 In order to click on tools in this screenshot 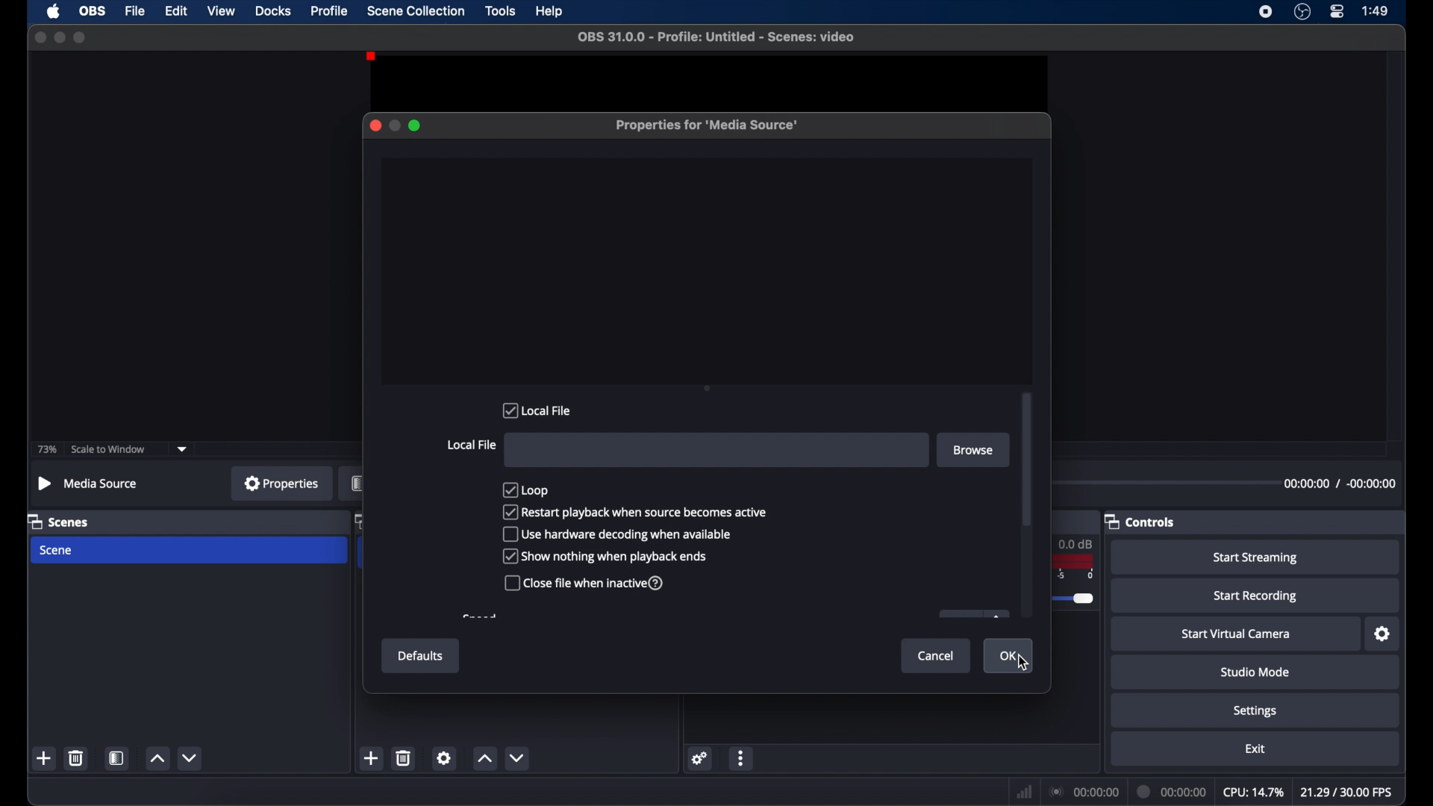, I will do `click(502, 11)`.